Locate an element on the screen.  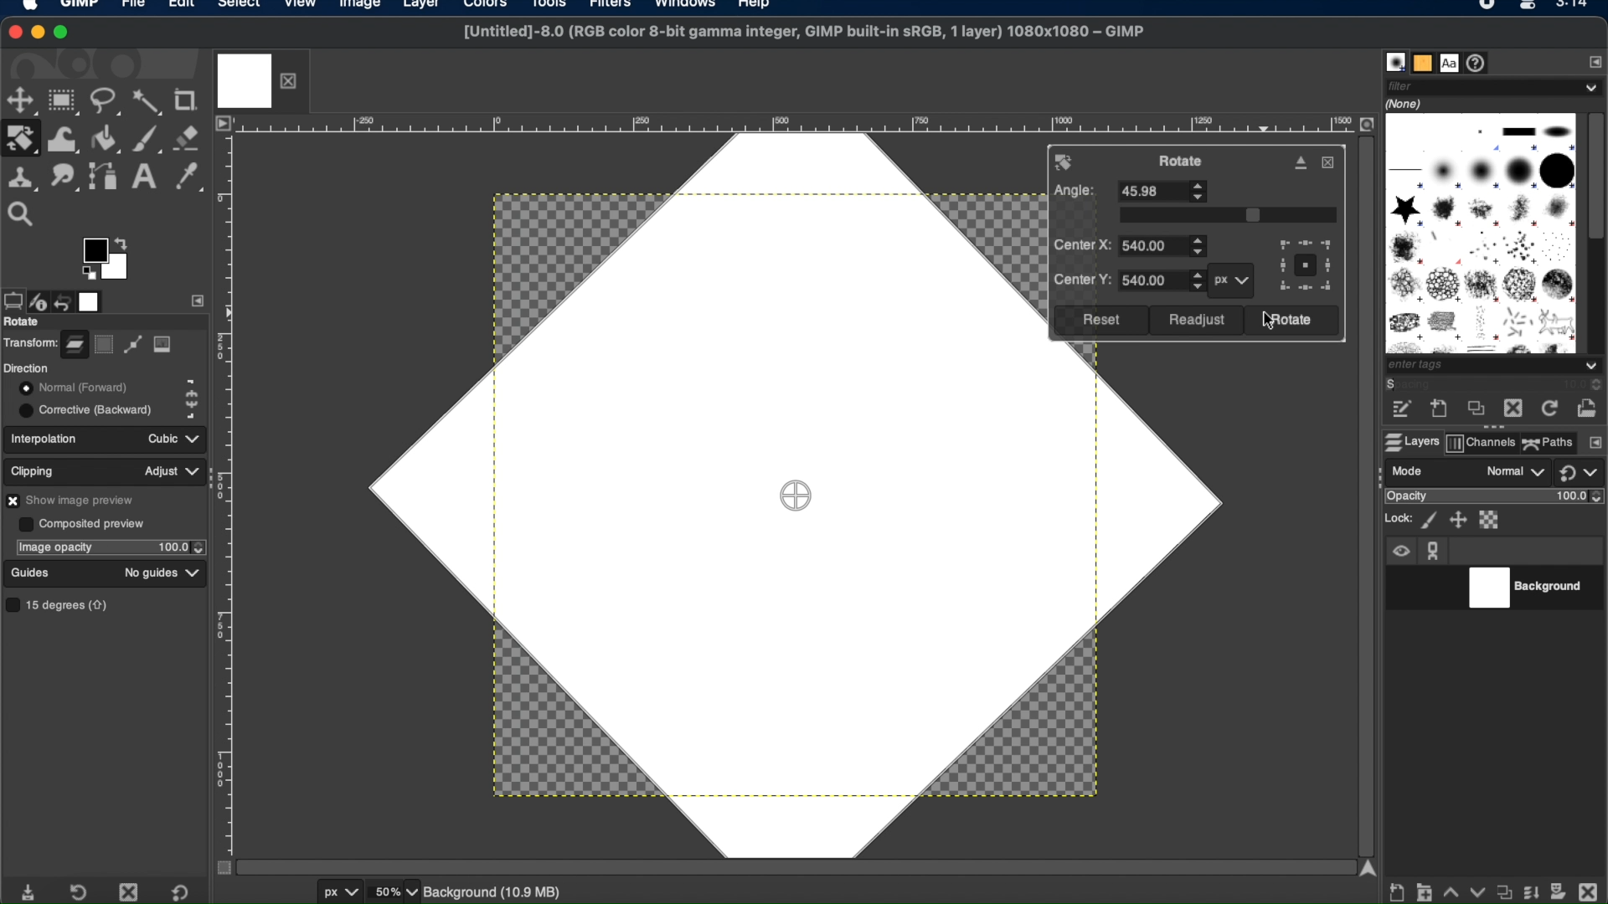
guides is located at coordinates (31, 573).